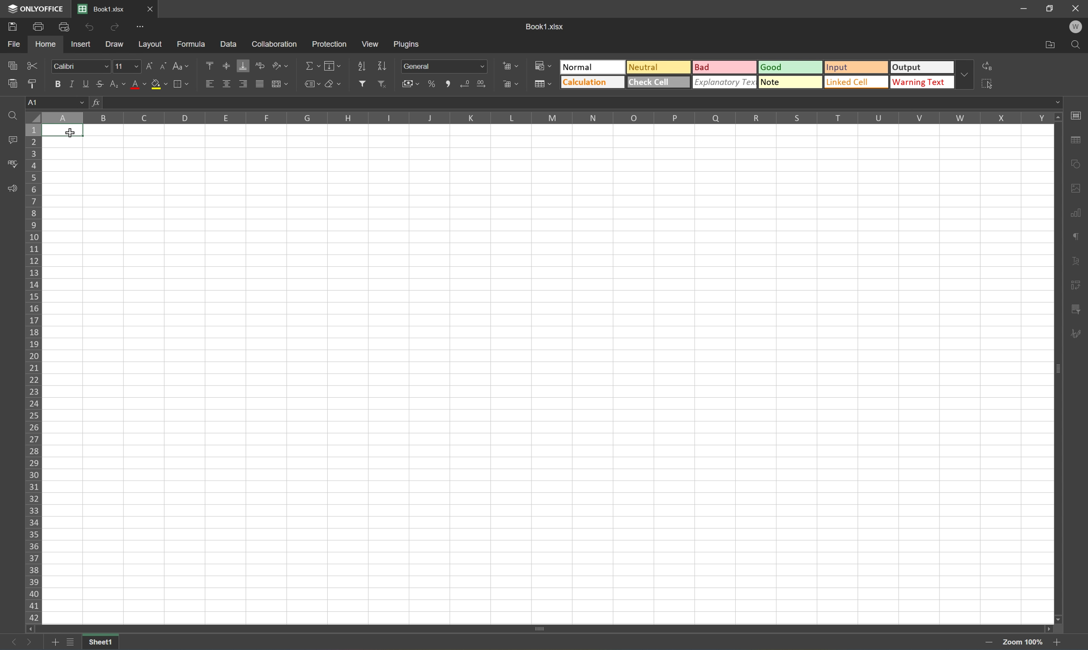  Describe the element at coordinates (1050, 44) in the screenshot. I see `Open file location` at that location.